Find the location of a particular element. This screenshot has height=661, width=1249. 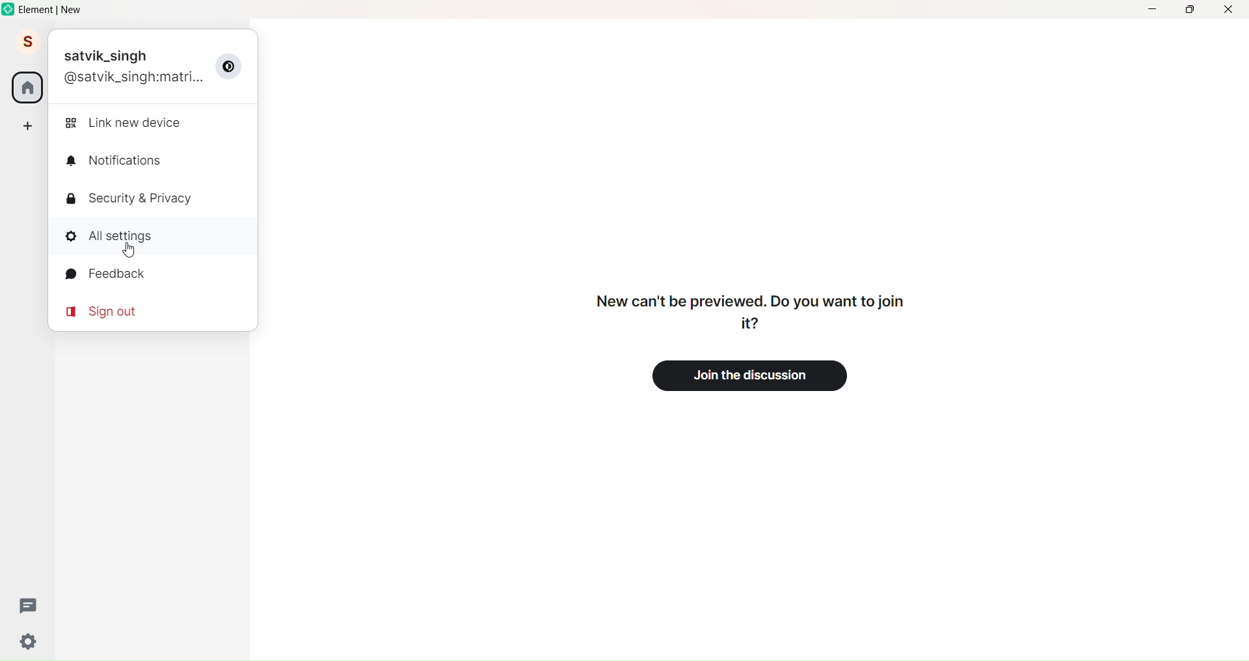

Threads is located at coordinates (29, 604).